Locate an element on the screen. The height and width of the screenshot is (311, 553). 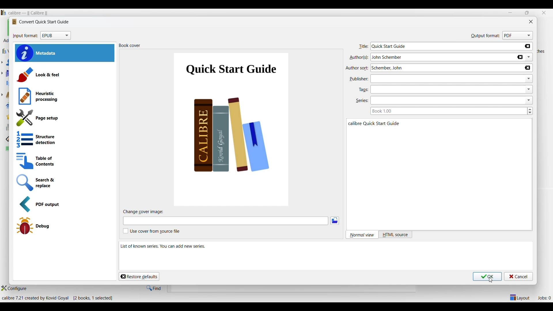
Type in title is located at coordinates (438, 46).